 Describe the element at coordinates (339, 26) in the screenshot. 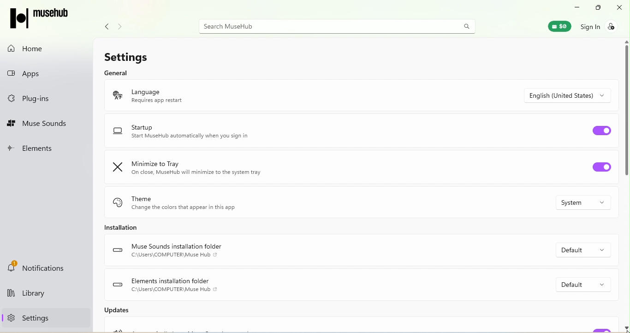

I see `Search bar` at that location.